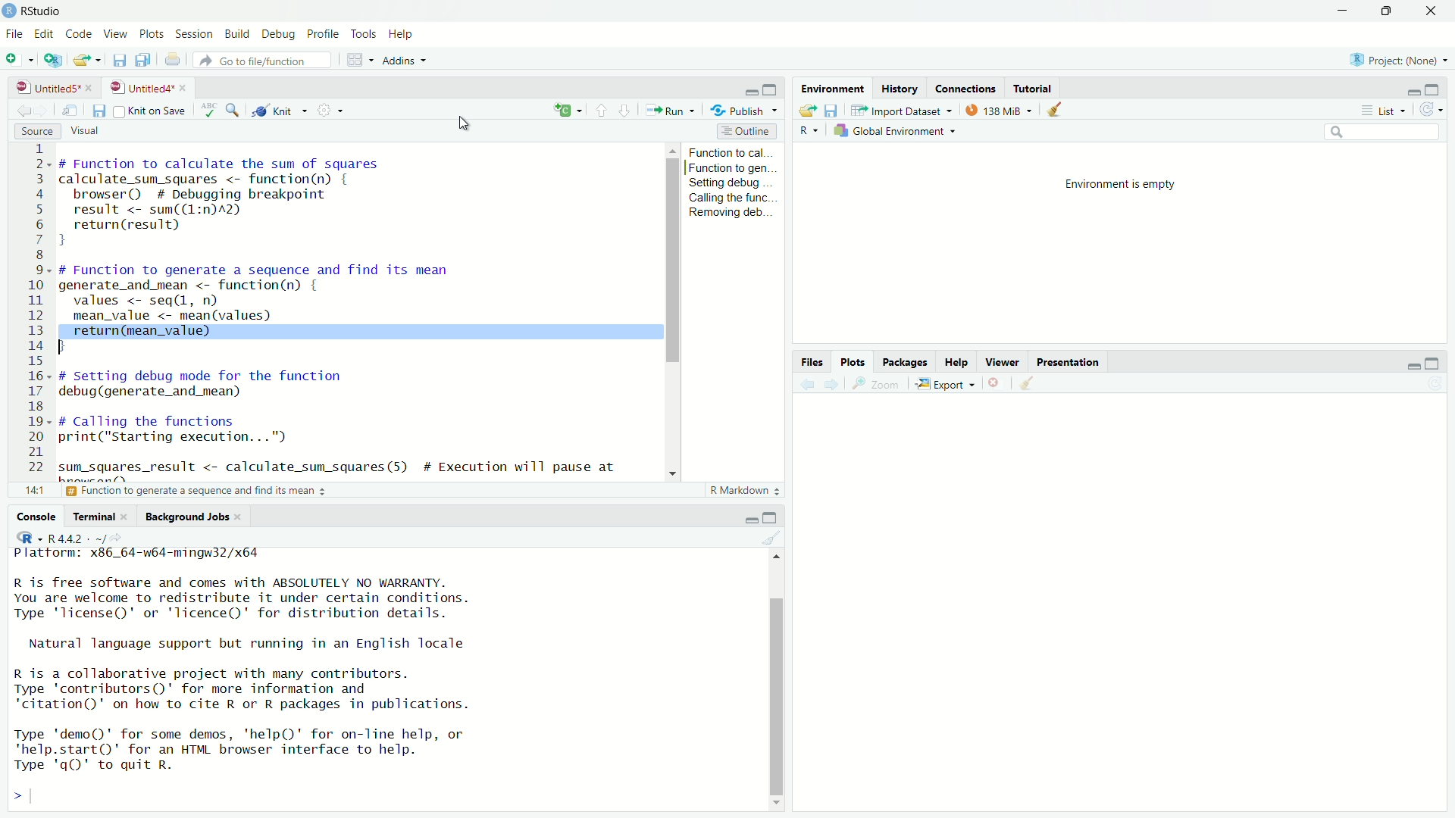 The height and width of the screenshot is (818, 1455). What do you see at coordinates (45, 11) in the screenshot?
I see `RStudio` at bounding box center [45, 11].